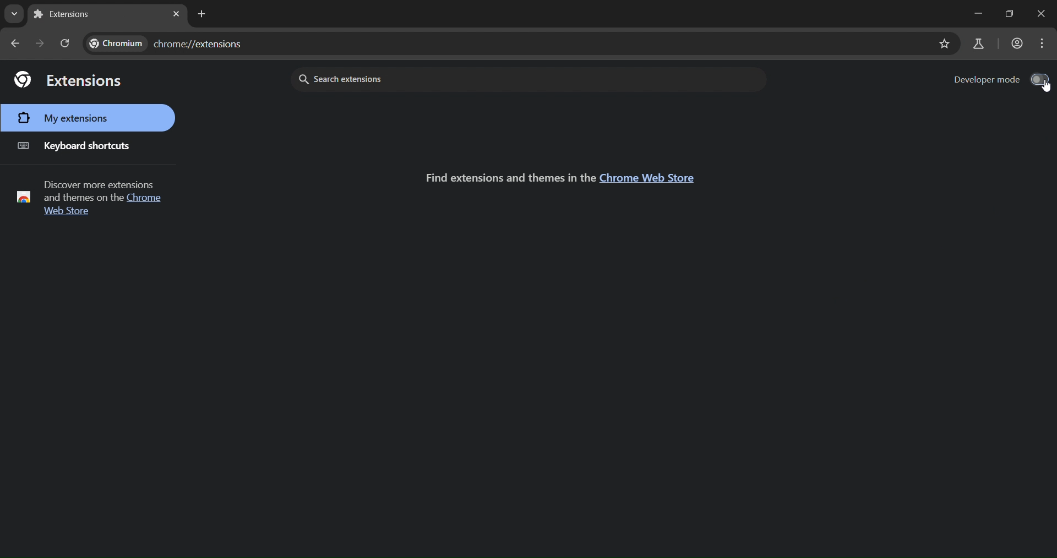 Image resolution: width=1057 pixels, height=558 pixels. I want to click on pointer cursor, so click(1040, 90).